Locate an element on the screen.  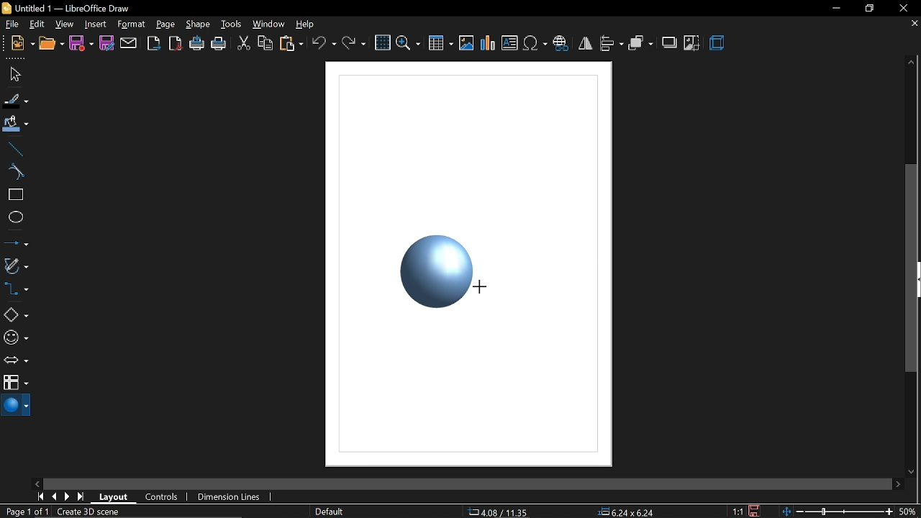
flip is located at coordinates (586, 43).